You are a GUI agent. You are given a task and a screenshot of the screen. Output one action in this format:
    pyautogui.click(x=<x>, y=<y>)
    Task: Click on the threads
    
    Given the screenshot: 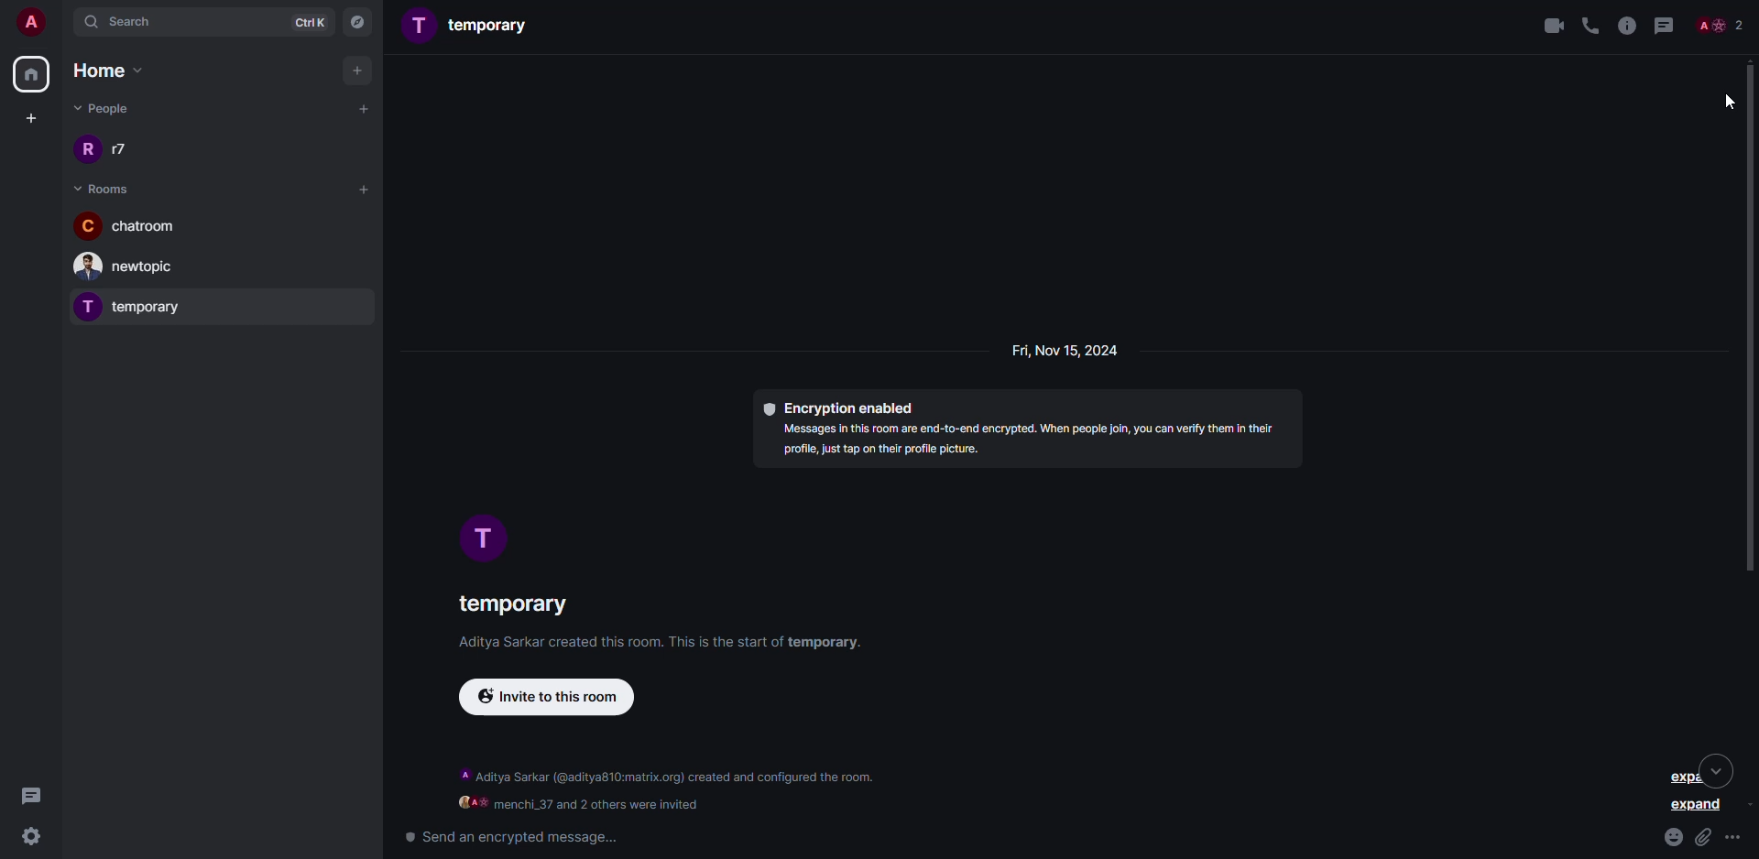 What is the action you would take?
    pyautogui.click(x=35, y=794)
    